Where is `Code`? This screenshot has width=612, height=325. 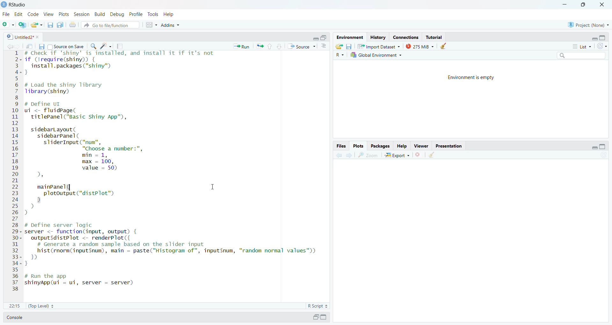
Code is located at coordinates (33, 14).